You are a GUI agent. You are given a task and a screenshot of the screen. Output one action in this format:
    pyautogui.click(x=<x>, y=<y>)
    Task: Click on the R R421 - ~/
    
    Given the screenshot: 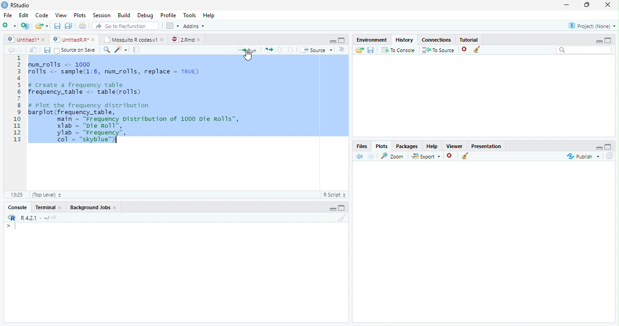 What is the action you would take?
    pyautogui.click(x=31, y=218)
    